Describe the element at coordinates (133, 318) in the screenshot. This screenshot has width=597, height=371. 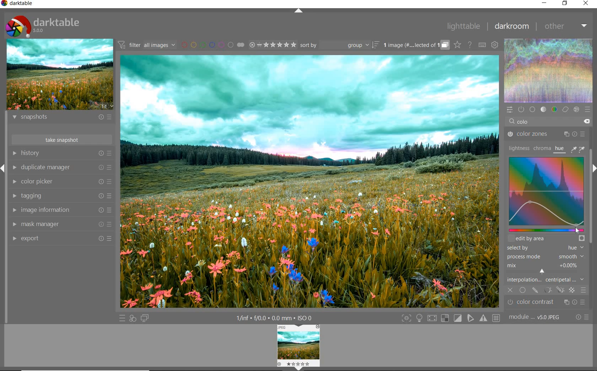
I see `quick access for applying any of your styles` at that location.